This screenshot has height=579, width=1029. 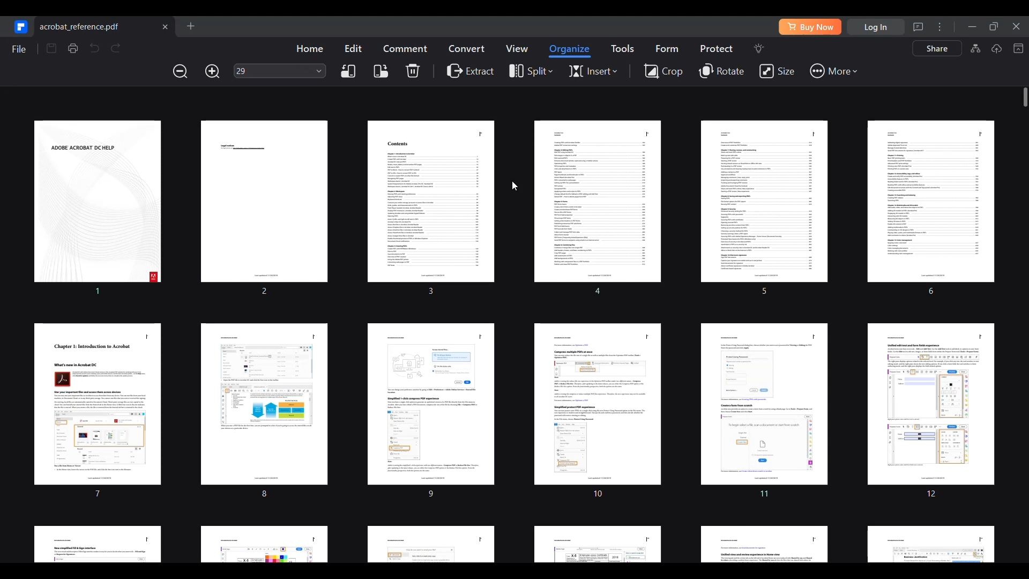 What do you see at coordinates (381, 71) in the screenshot?
I see `Right rotate` at bounding box center [381, 71].